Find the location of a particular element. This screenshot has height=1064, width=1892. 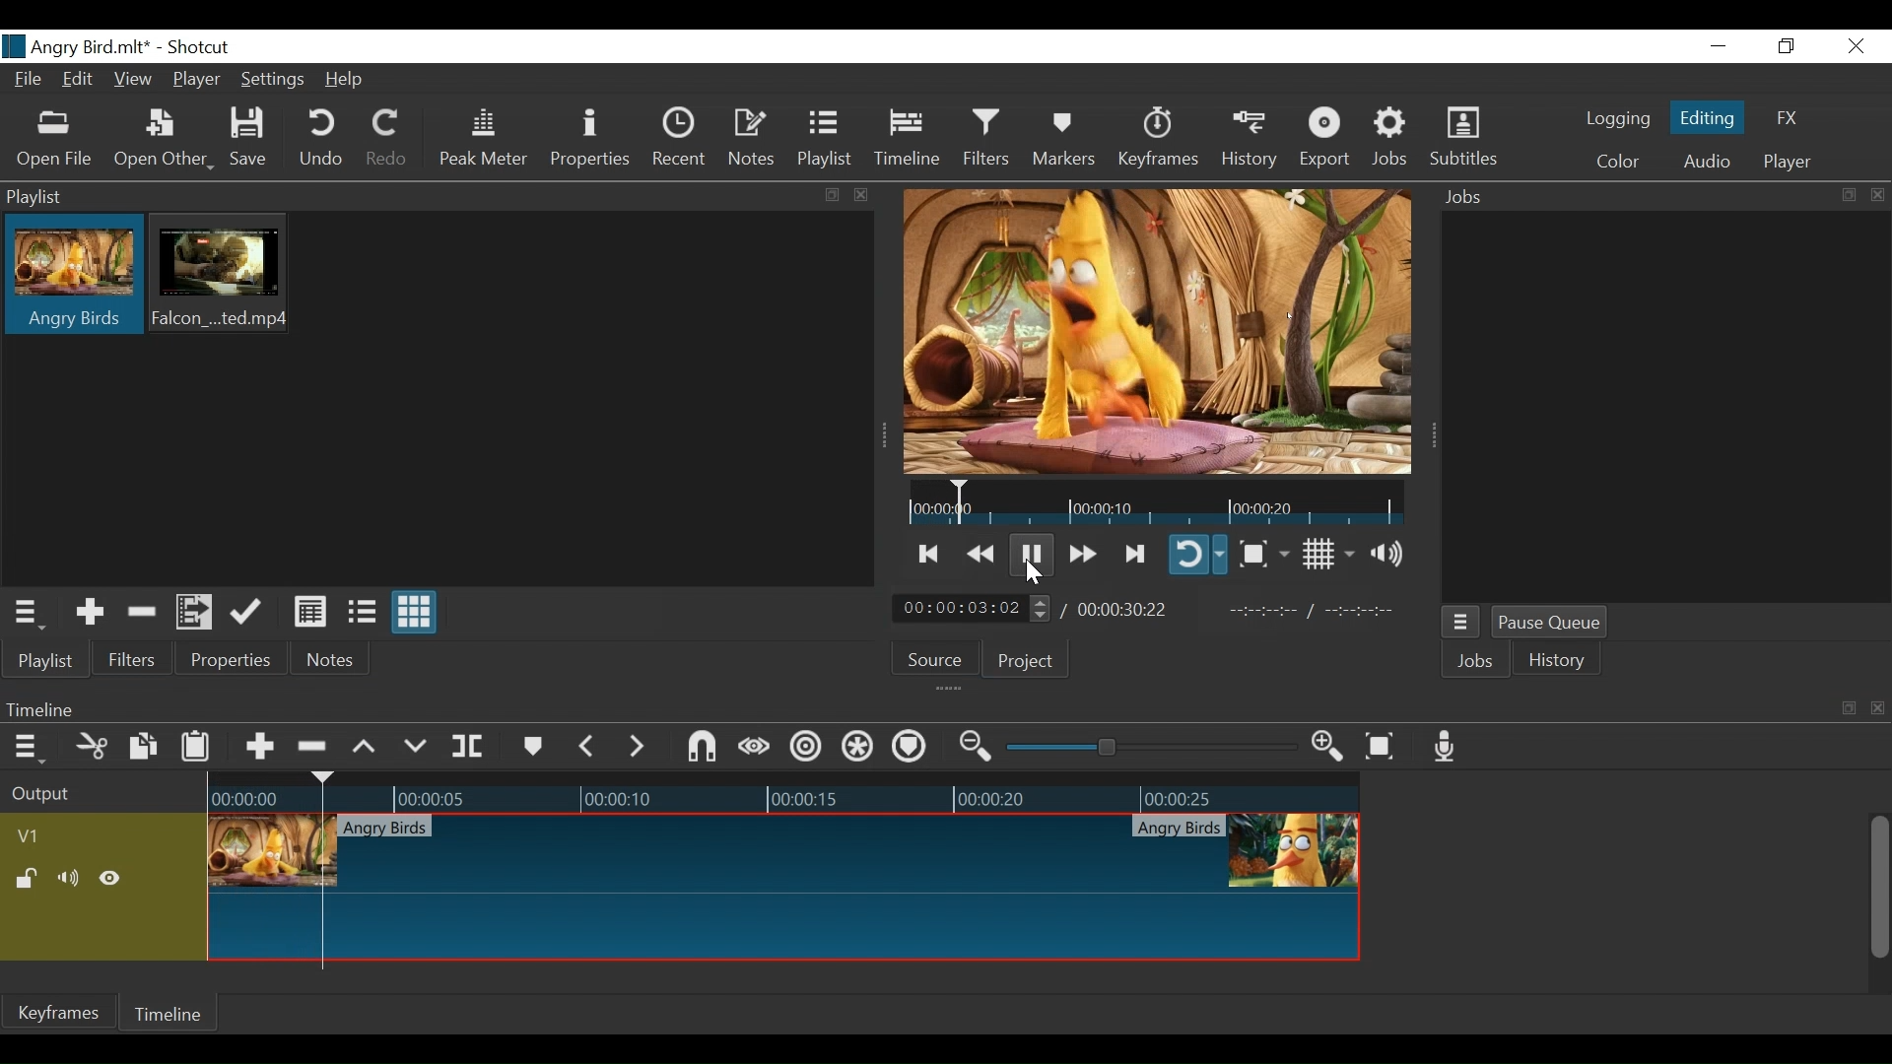

Previous marker is located at coordinates (589, 746).